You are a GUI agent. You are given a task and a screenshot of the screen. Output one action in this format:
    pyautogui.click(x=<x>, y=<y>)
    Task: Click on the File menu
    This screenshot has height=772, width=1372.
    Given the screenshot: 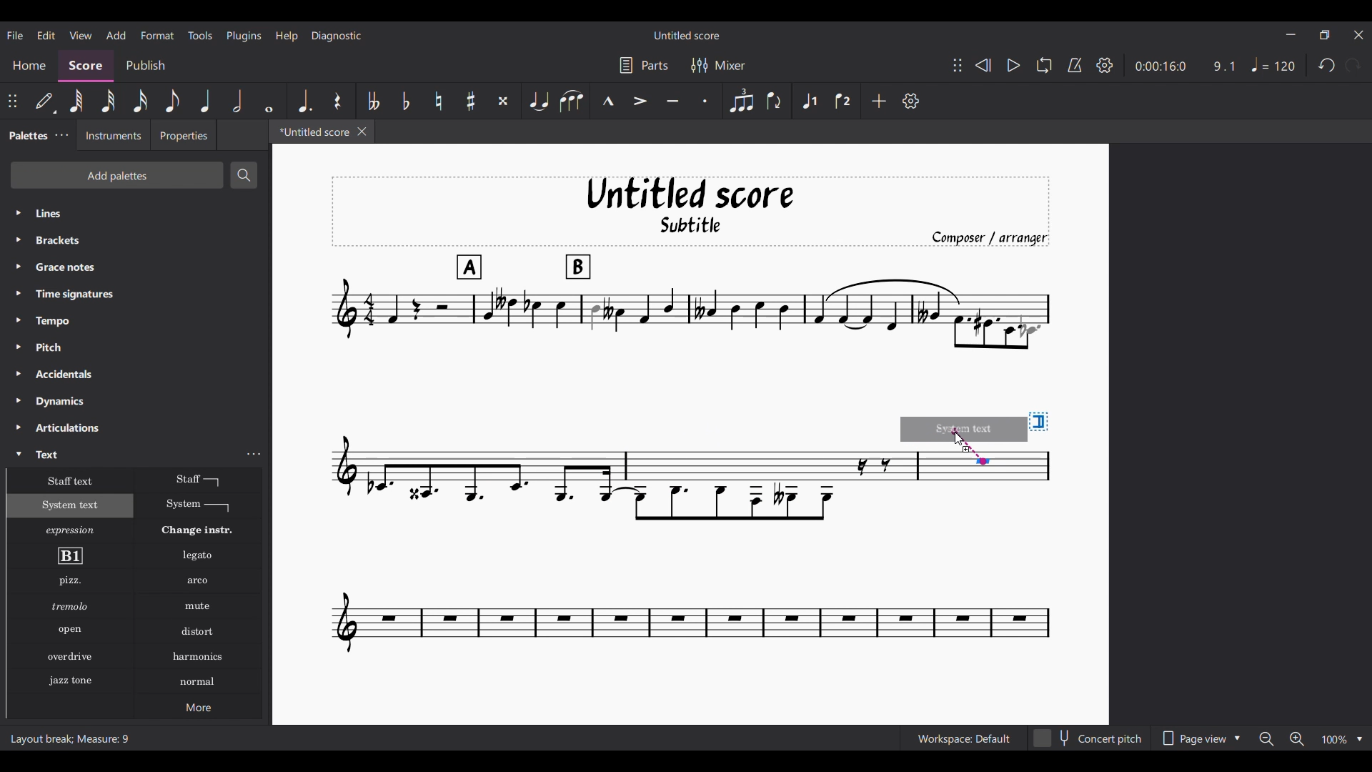 What is the action you would take?
    pyautogui.click(x=15, y=35)
    